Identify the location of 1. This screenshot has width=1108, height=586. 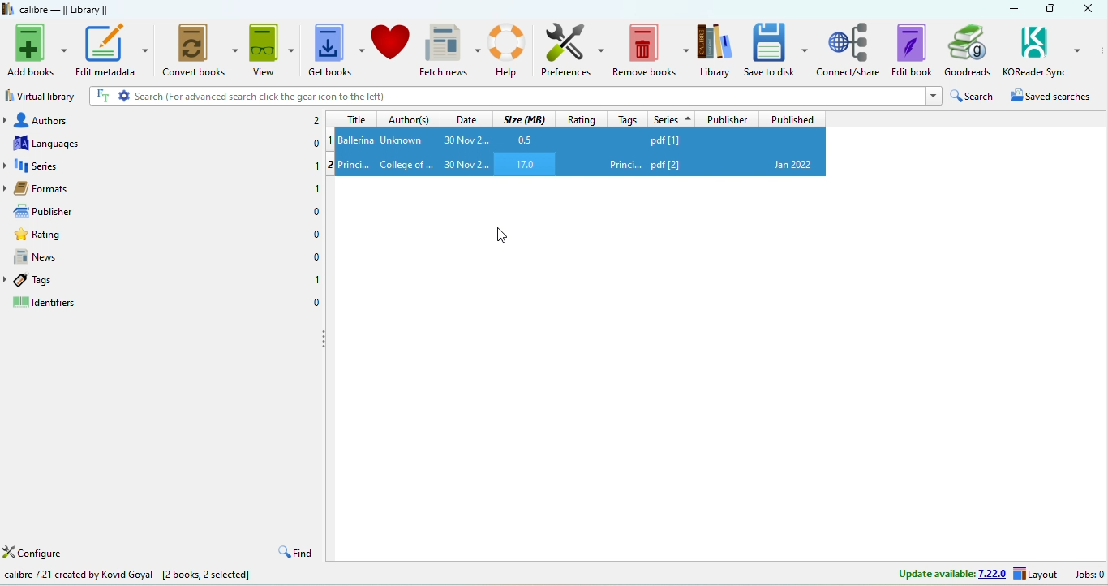
(316, 164).